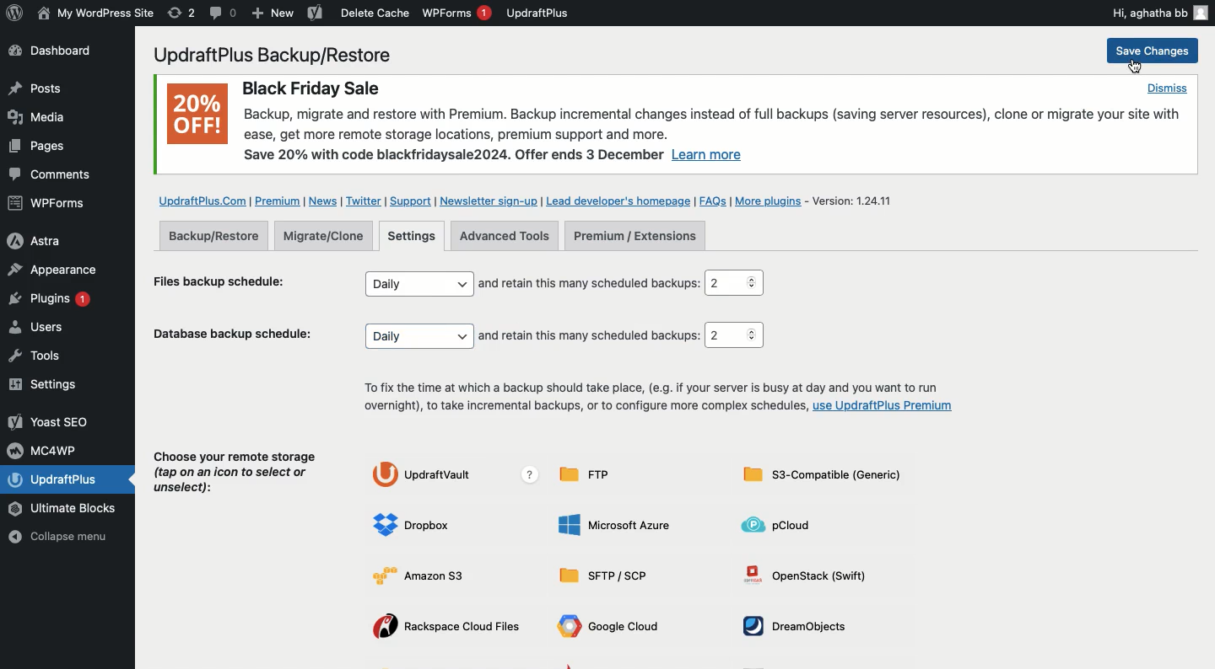  I want to click on WordPress Site, so click(94, 13).